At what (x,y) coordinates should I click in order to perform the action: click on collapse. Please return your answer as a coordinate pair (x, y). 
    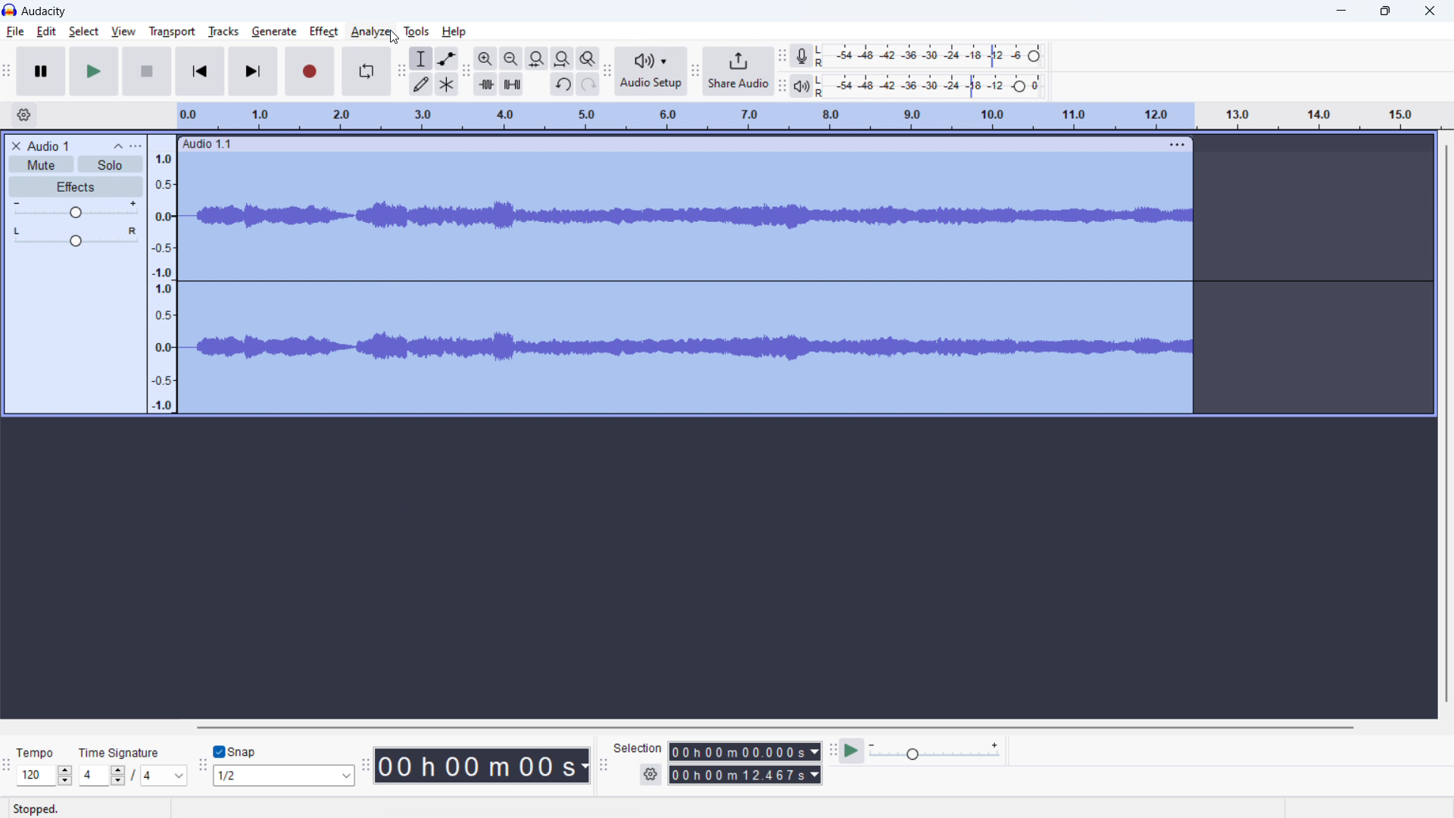
    Looking at the image, I should click on (116, 146).